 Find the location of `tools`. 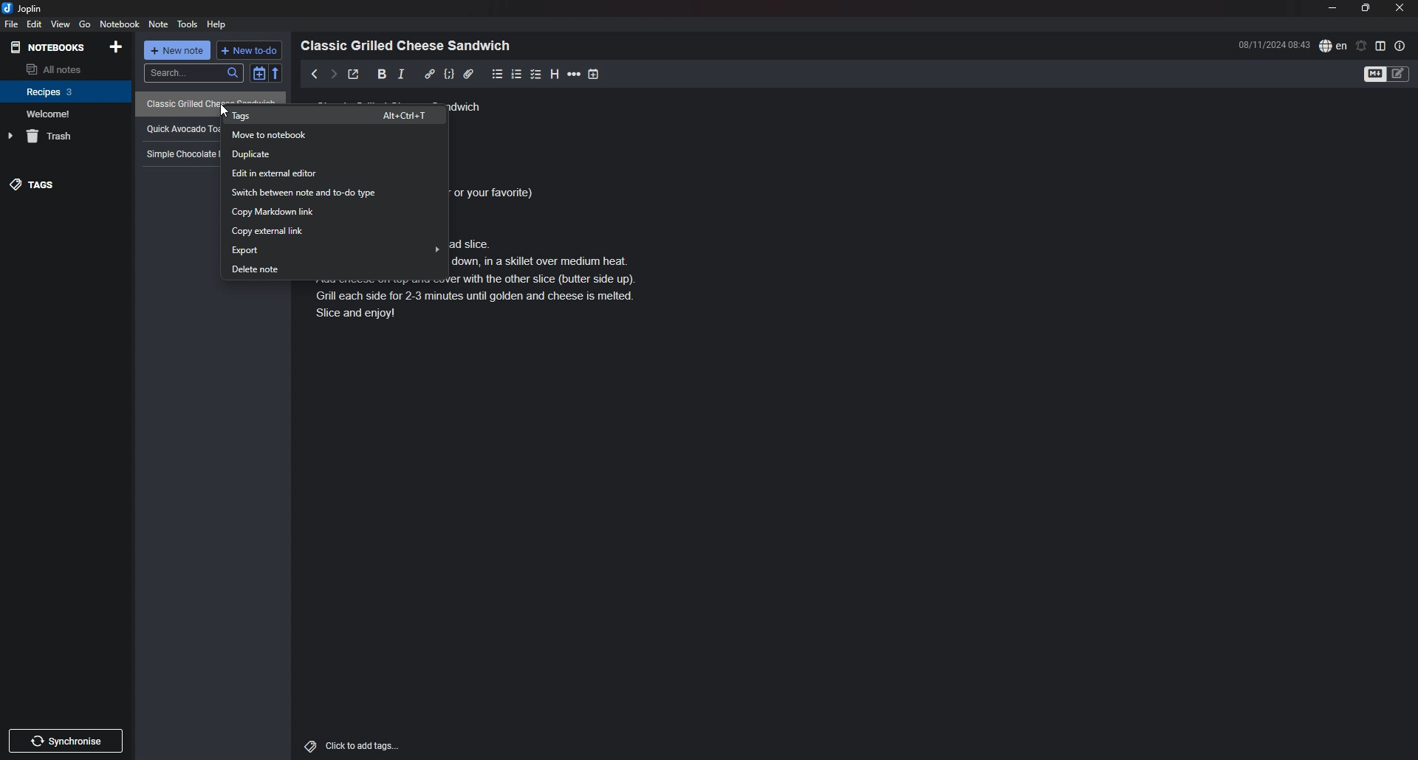

tools is located at coordinates (188, 24).